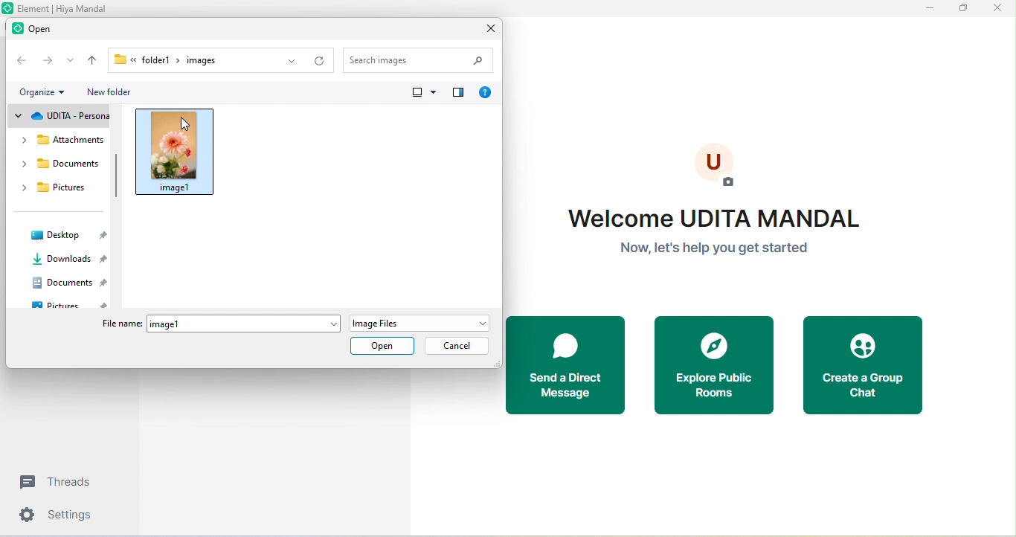 This screenshot has height=537, width=1016. What do you see at coordinates (186, 125) in the screenshot?
I see `cursor movement` at bounding box center [186, 125].